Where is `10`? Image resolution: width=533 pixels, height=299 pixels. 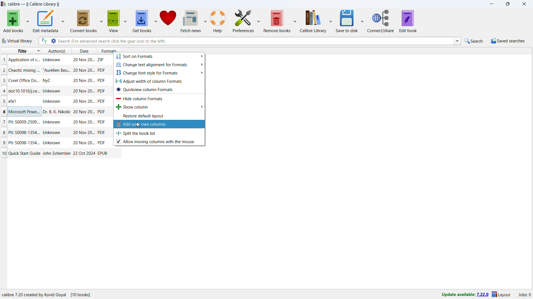
10 is located at coordinates (4, 153).